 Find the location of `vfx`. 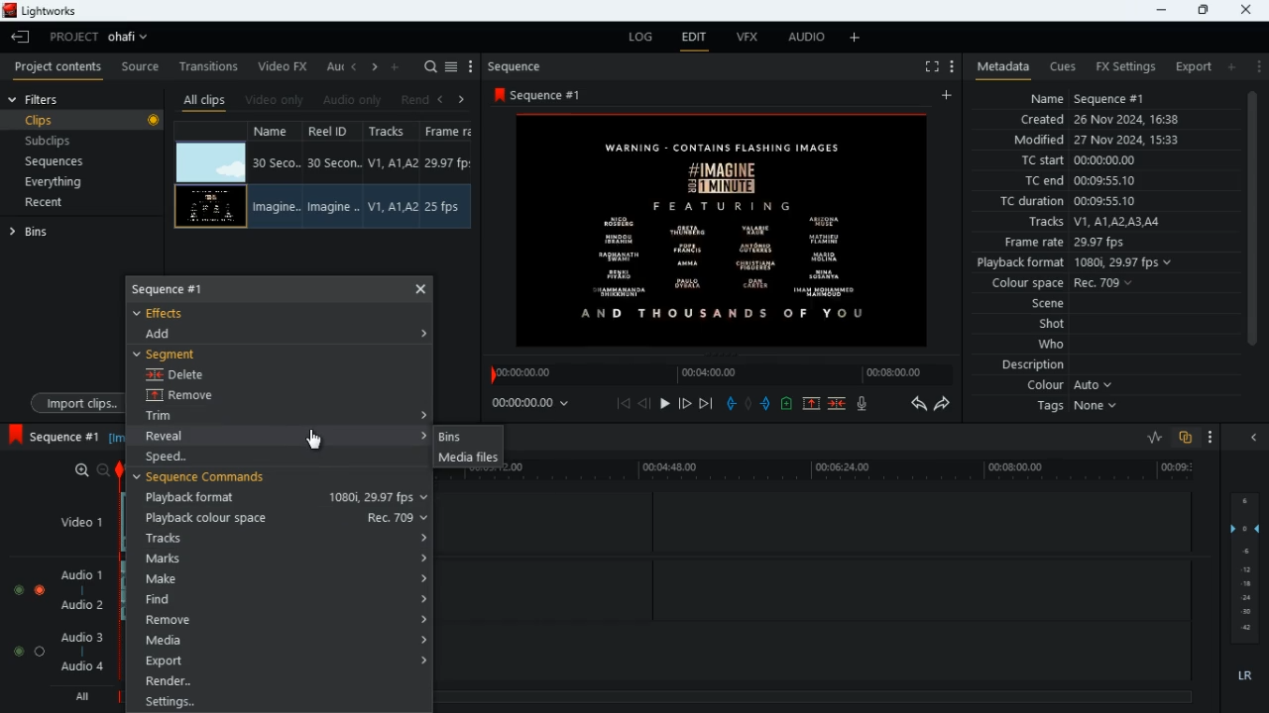

vfx is located at coordinates (753, 41).